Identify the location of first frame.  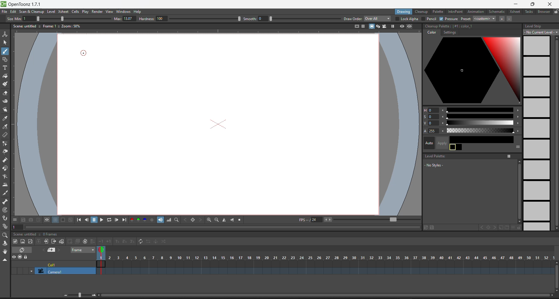
(79, 220).